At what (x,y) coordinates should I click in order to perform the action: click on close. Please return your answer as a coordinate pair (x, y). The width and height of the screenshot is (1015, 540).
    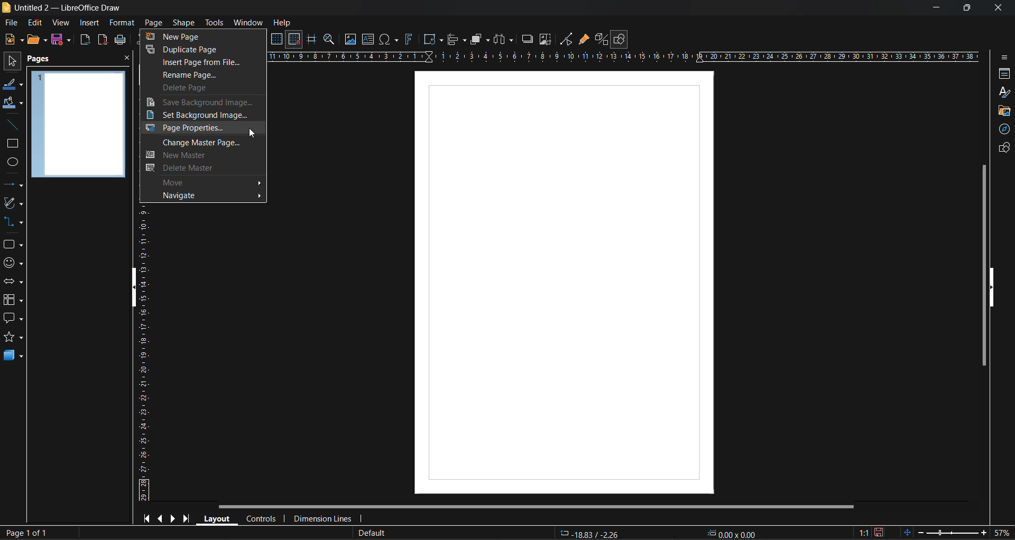
    Looking at the image, I should click on (999, 8).